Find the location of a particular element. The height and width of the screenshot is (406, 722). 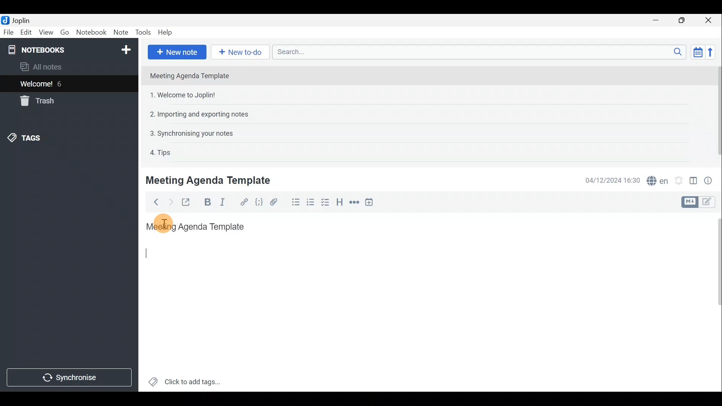

Click to add tags is located at coordinates (195, 380).